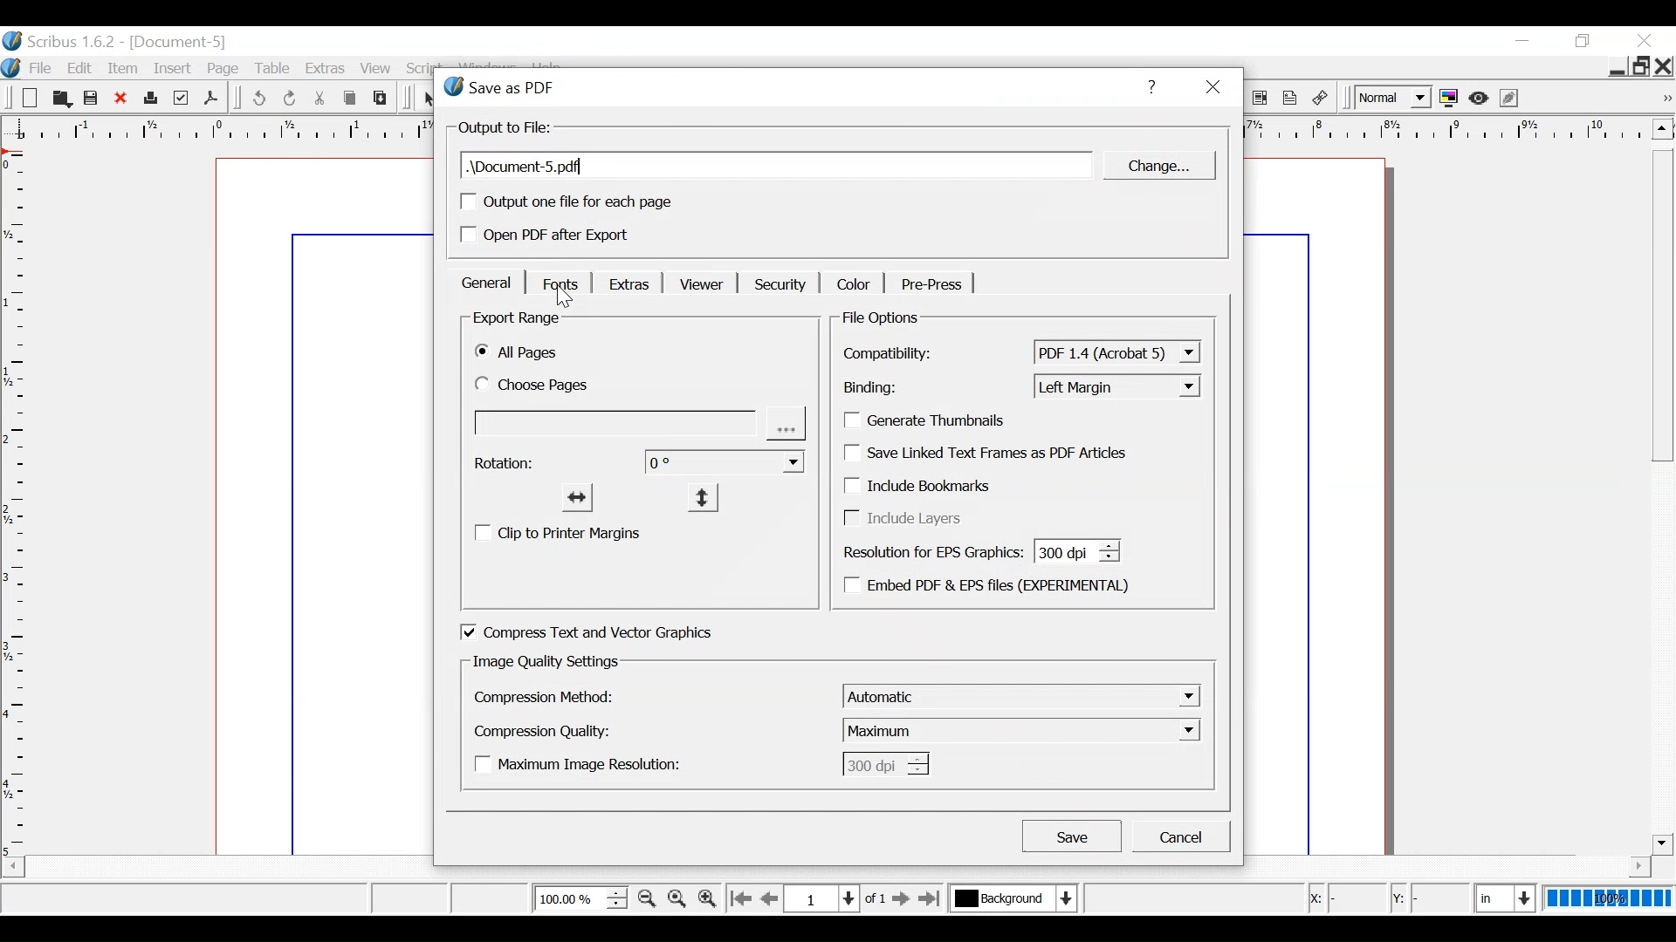 This screenshot has height=942, width=1676. What do you see at coordinates (1023, 729) in the screenshot?
I see `Compression quality dropdown menu` at bounding box center [1023, 729].